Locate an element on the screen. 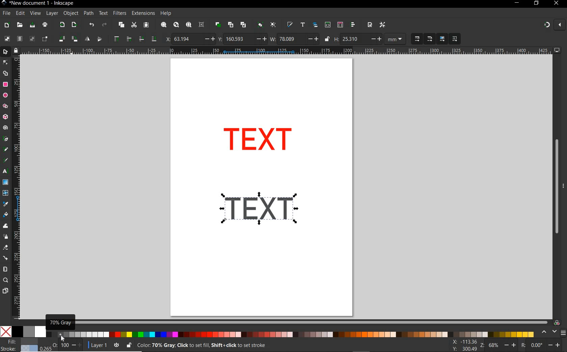 The image size is (567, 352). text is located at coordinates (104, 13).